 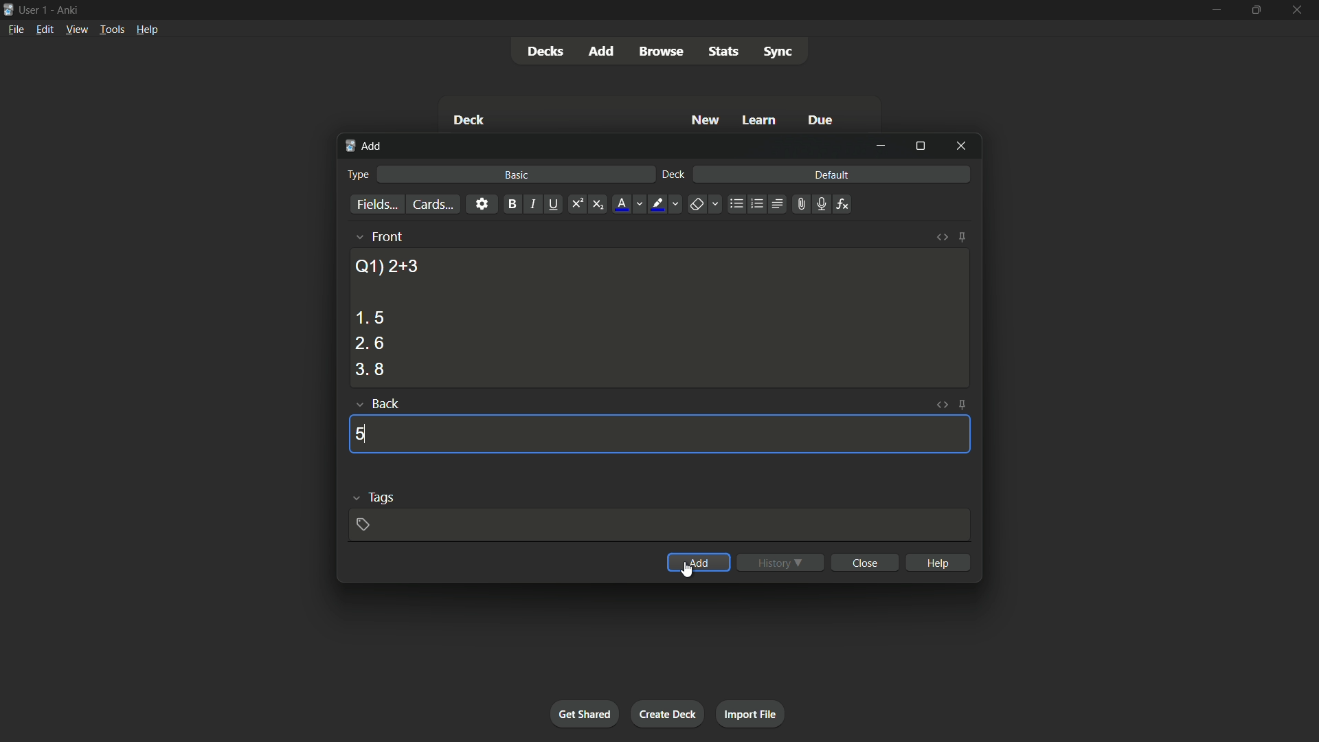 What do you see at coordinates (661, 52) in the screenshot?
I see `browse` at bounding box center [661, 52].